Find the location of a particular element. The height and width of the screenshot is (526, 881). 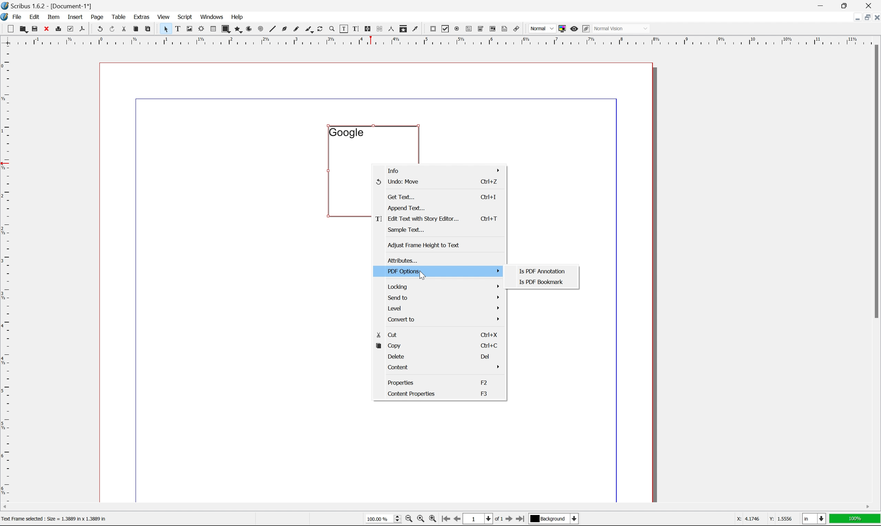

send to is located at coordinates (443, 298).